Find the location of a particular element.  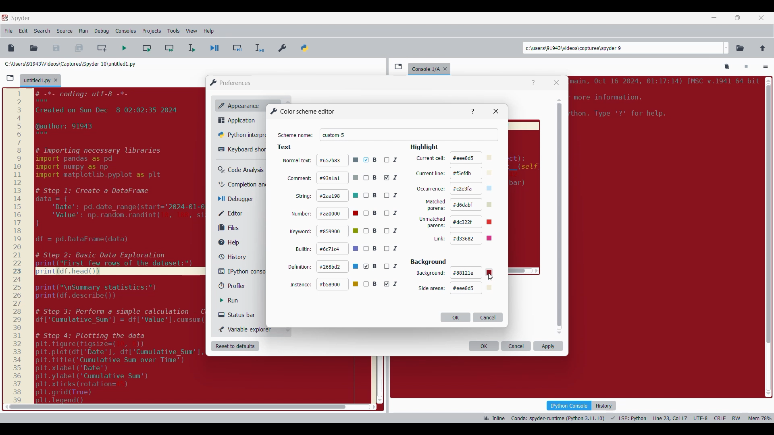

Completion and linting is located at coordinates (242, 184).